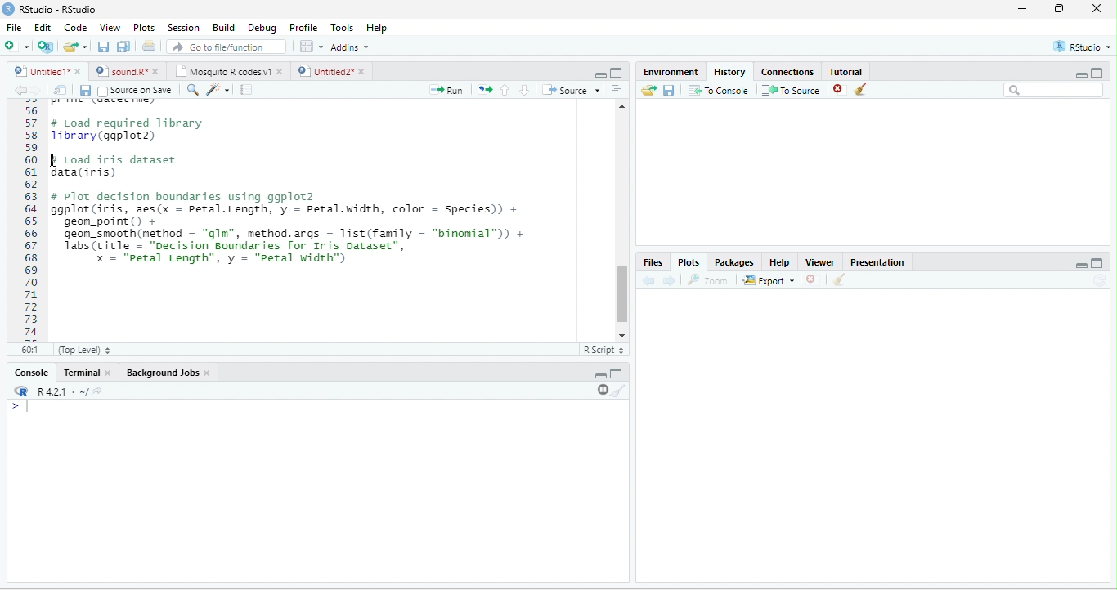 The width and height of the screenshot is (1117, 590). Describe the element at coordinates (123, 47) in the screenshot. I see `save all` at that location.